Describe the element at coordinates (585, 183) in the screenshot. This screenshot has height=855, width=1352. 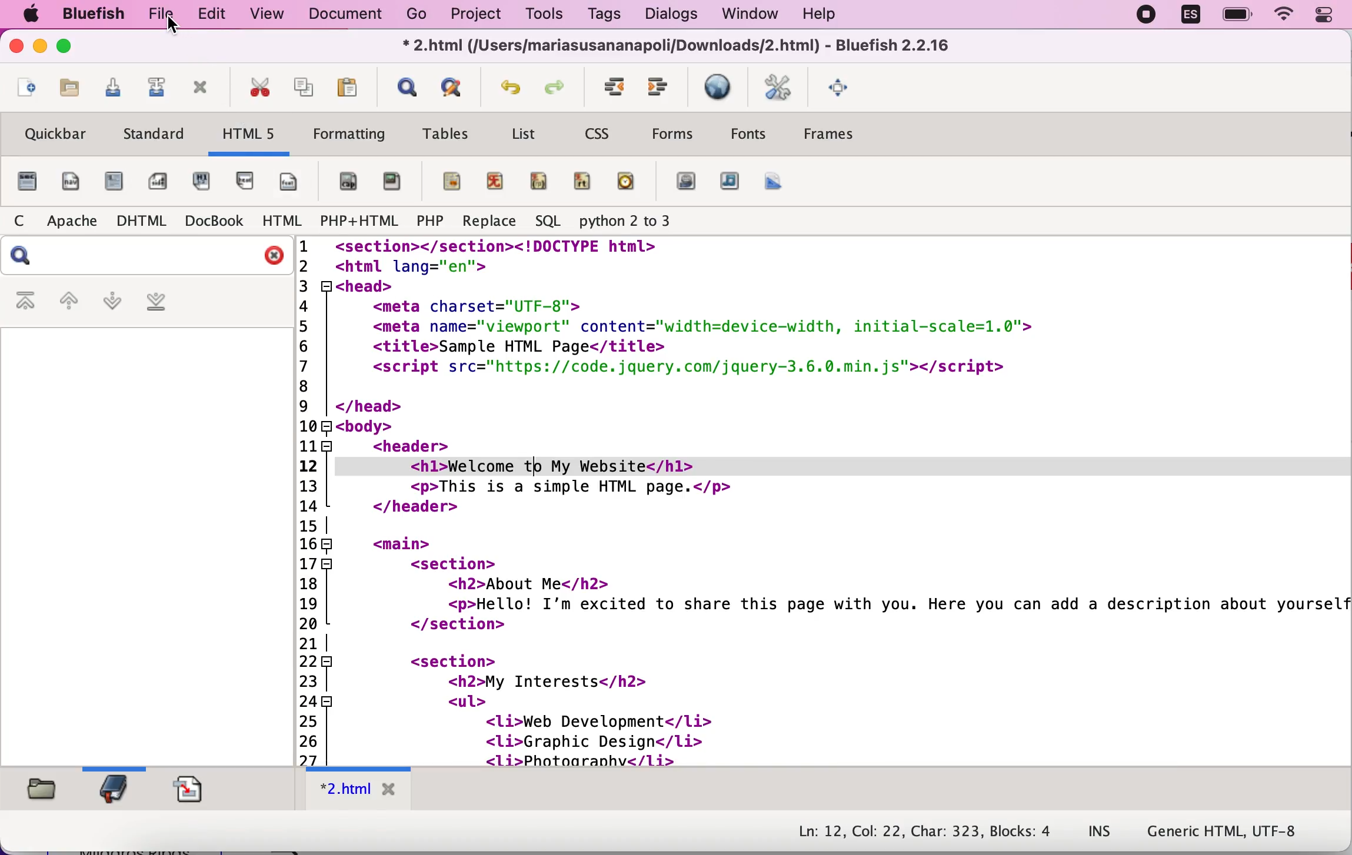
I see `ruby text` at that location.